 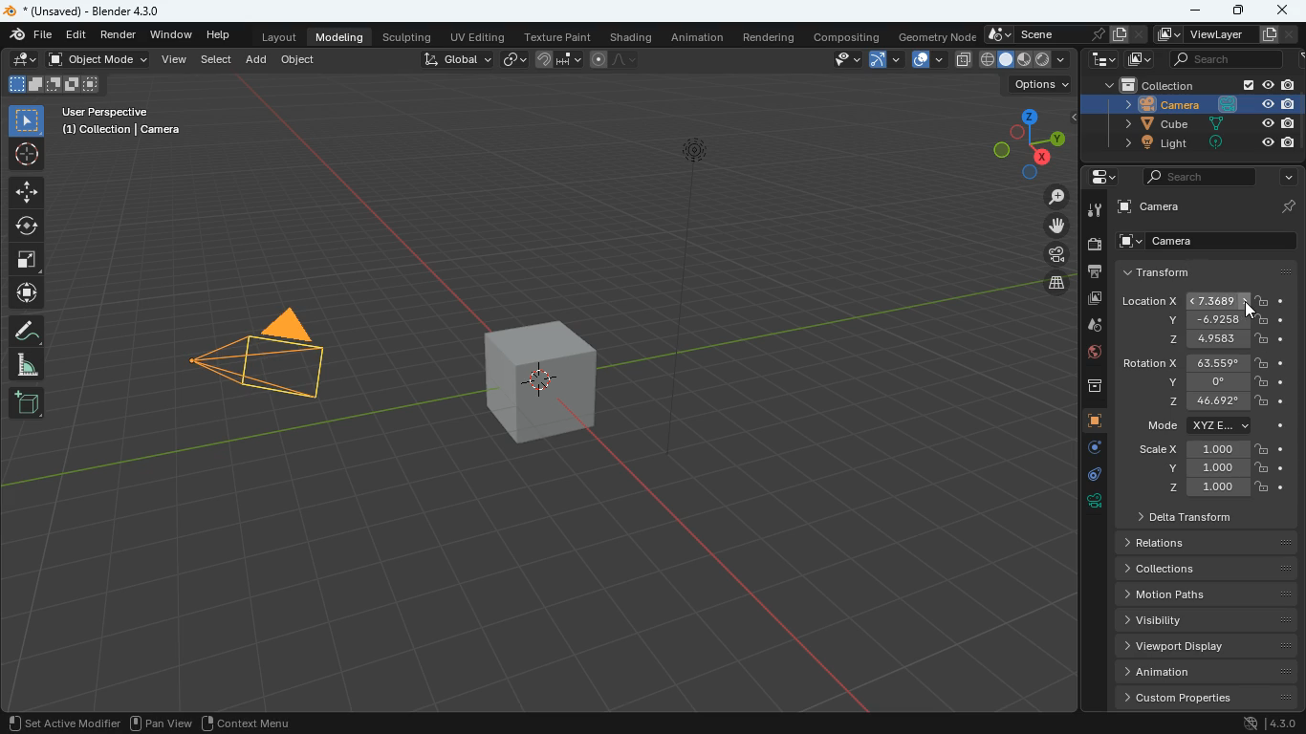 What do you see at coordinates (1205, 594) in the screenshot?
I see `Motion paths` at bounding box center [1205, 594].